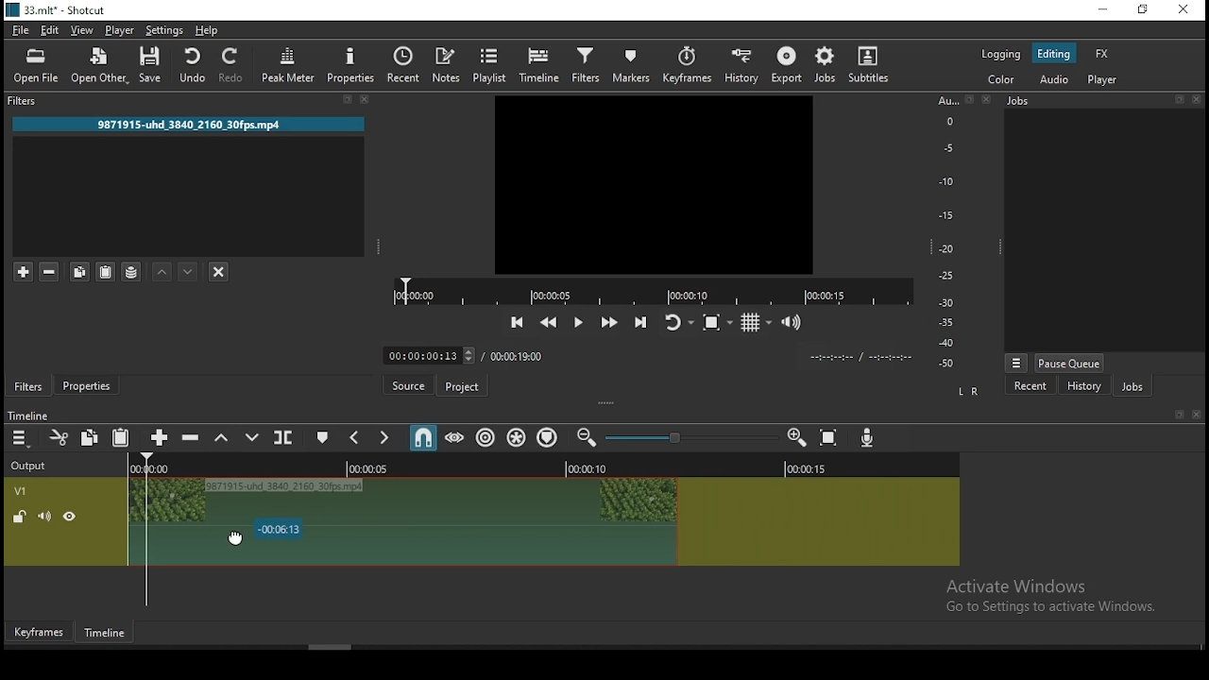 The height and width of the screenshot is (680, 1209). Describe the element at coordinates (162, 437) in the screenshot. I see `append` at that location.